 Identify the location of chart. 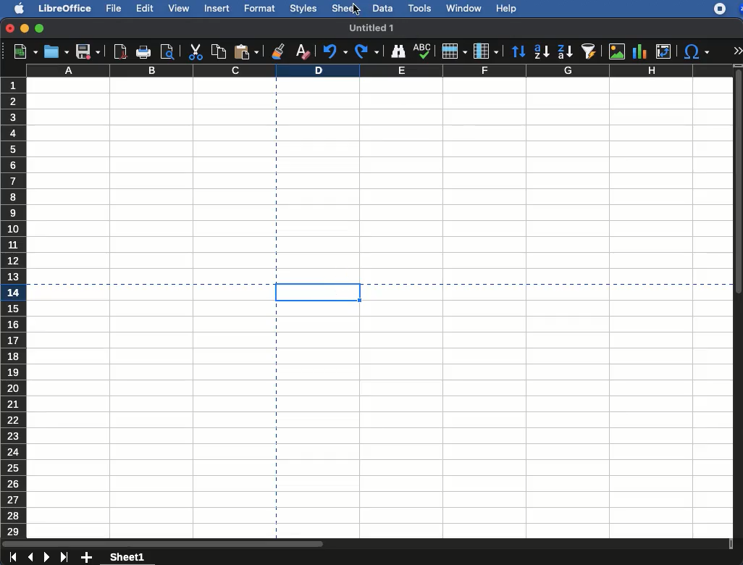
(640, 52).